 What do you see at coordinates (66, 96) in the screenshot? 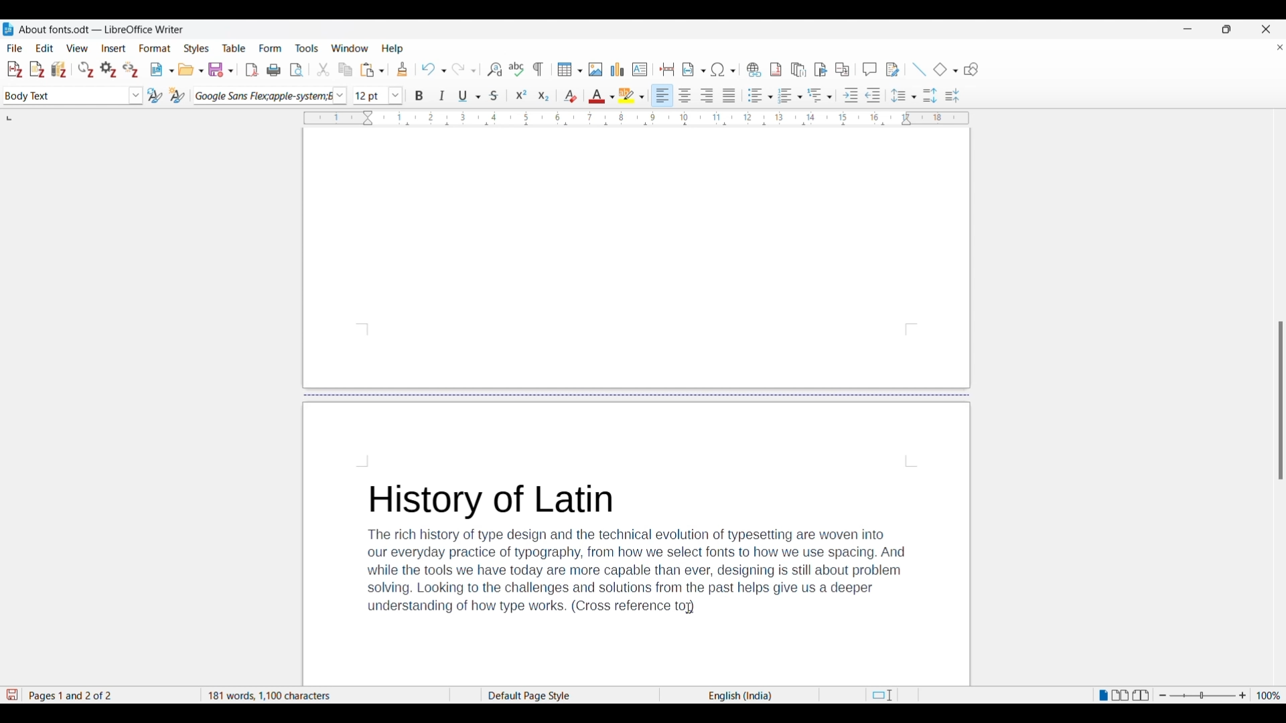
I see `Current paragraph selection` at bounding box center [66, 96].